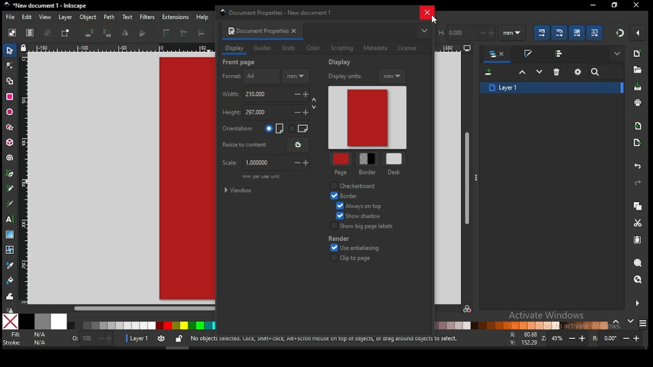 This screenshot has width=653, height=367. What do you see at coordinates (636, 303) in the screenshot?
I see `more settings` at bounding box center [636, 303].